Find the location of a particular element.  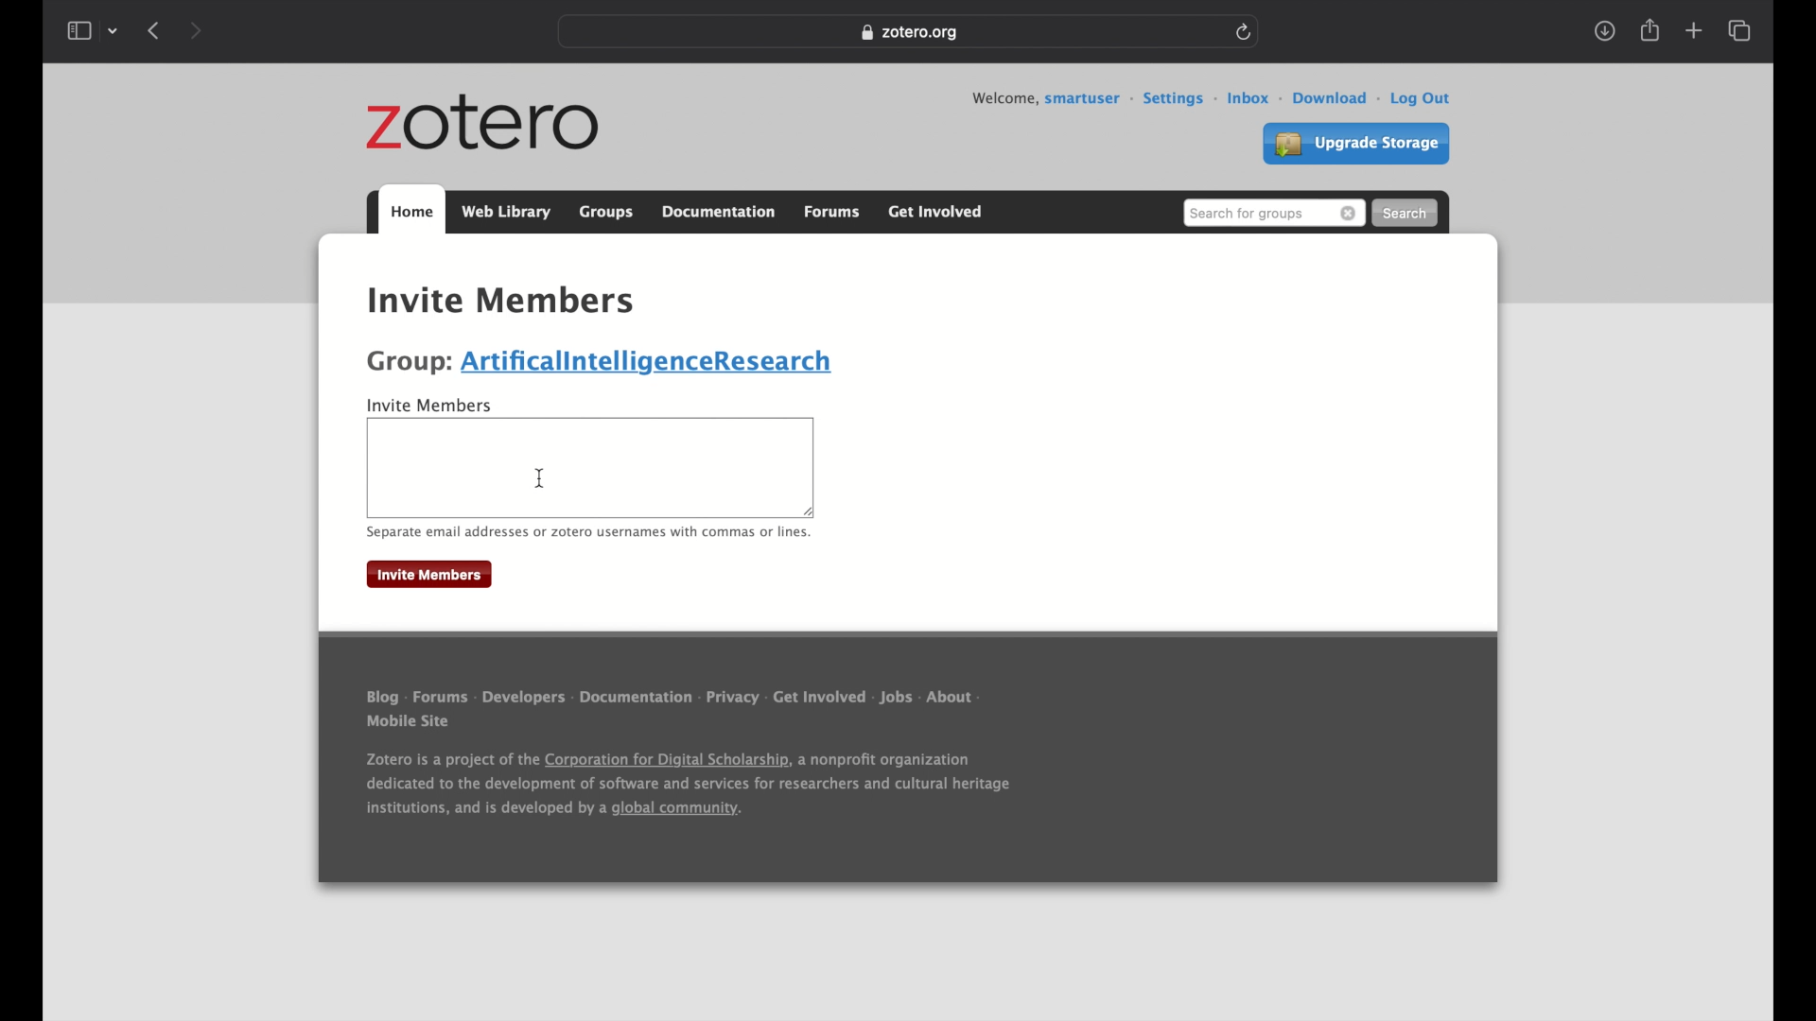

invite members is located at coordinates (502, 303).